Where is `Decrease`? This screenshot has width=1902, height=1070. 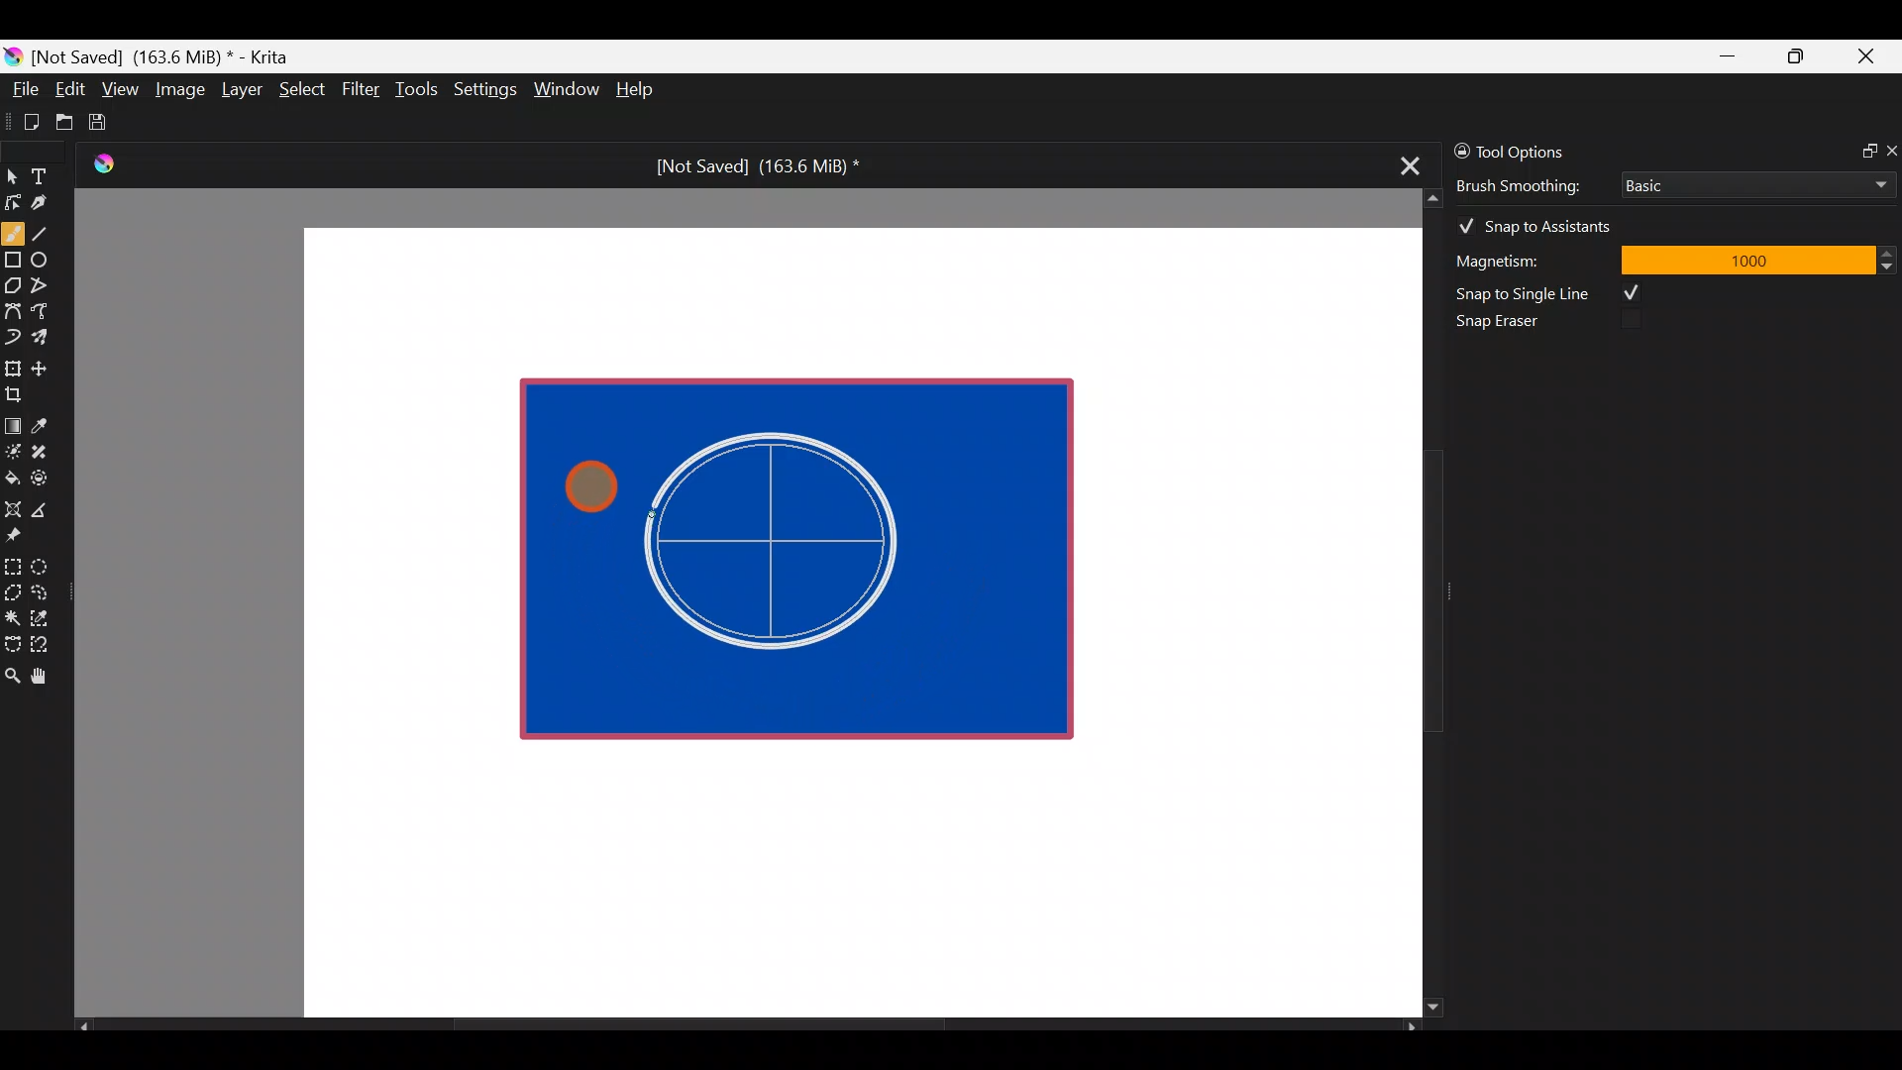
Decrease is located at coordinates (1890, 266).